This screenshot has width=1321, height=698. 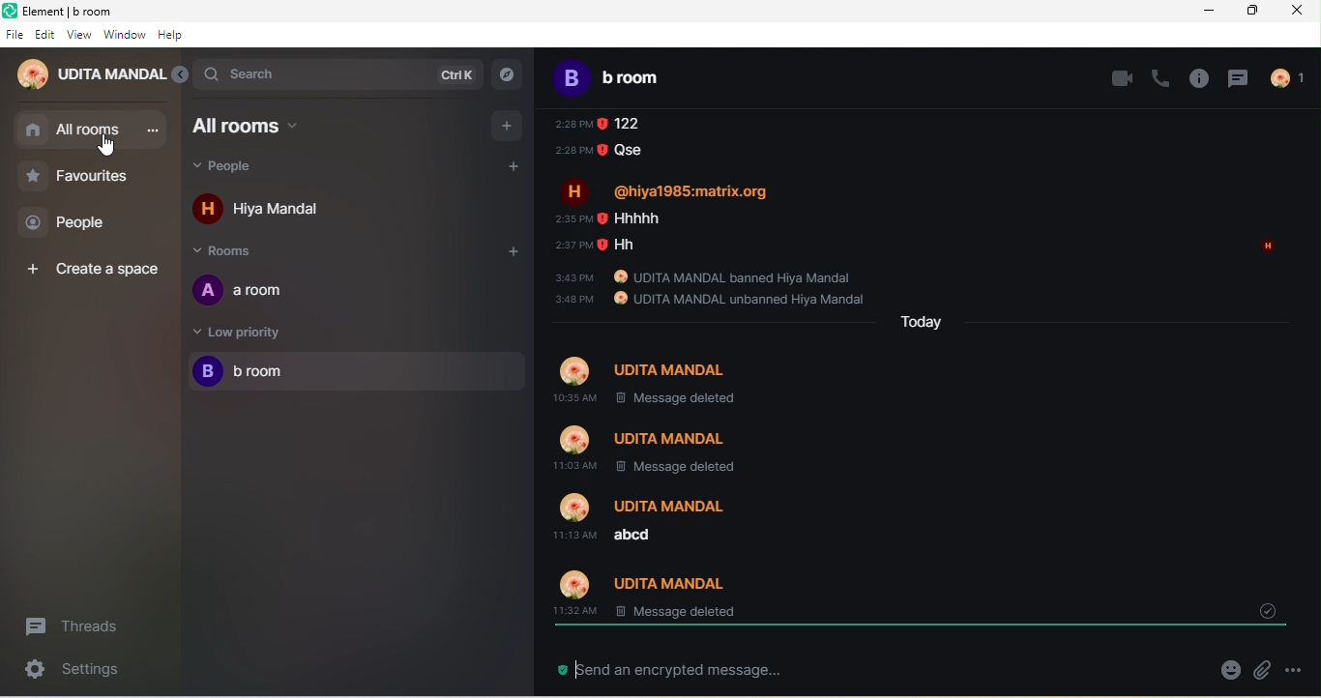 I want to click on older message, so click(x=859, y=367).